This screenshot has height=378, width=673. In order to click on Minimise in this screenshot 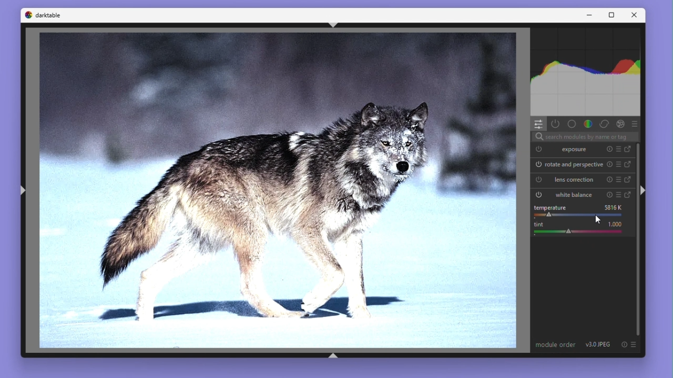, I will do `click(590, 15)`.